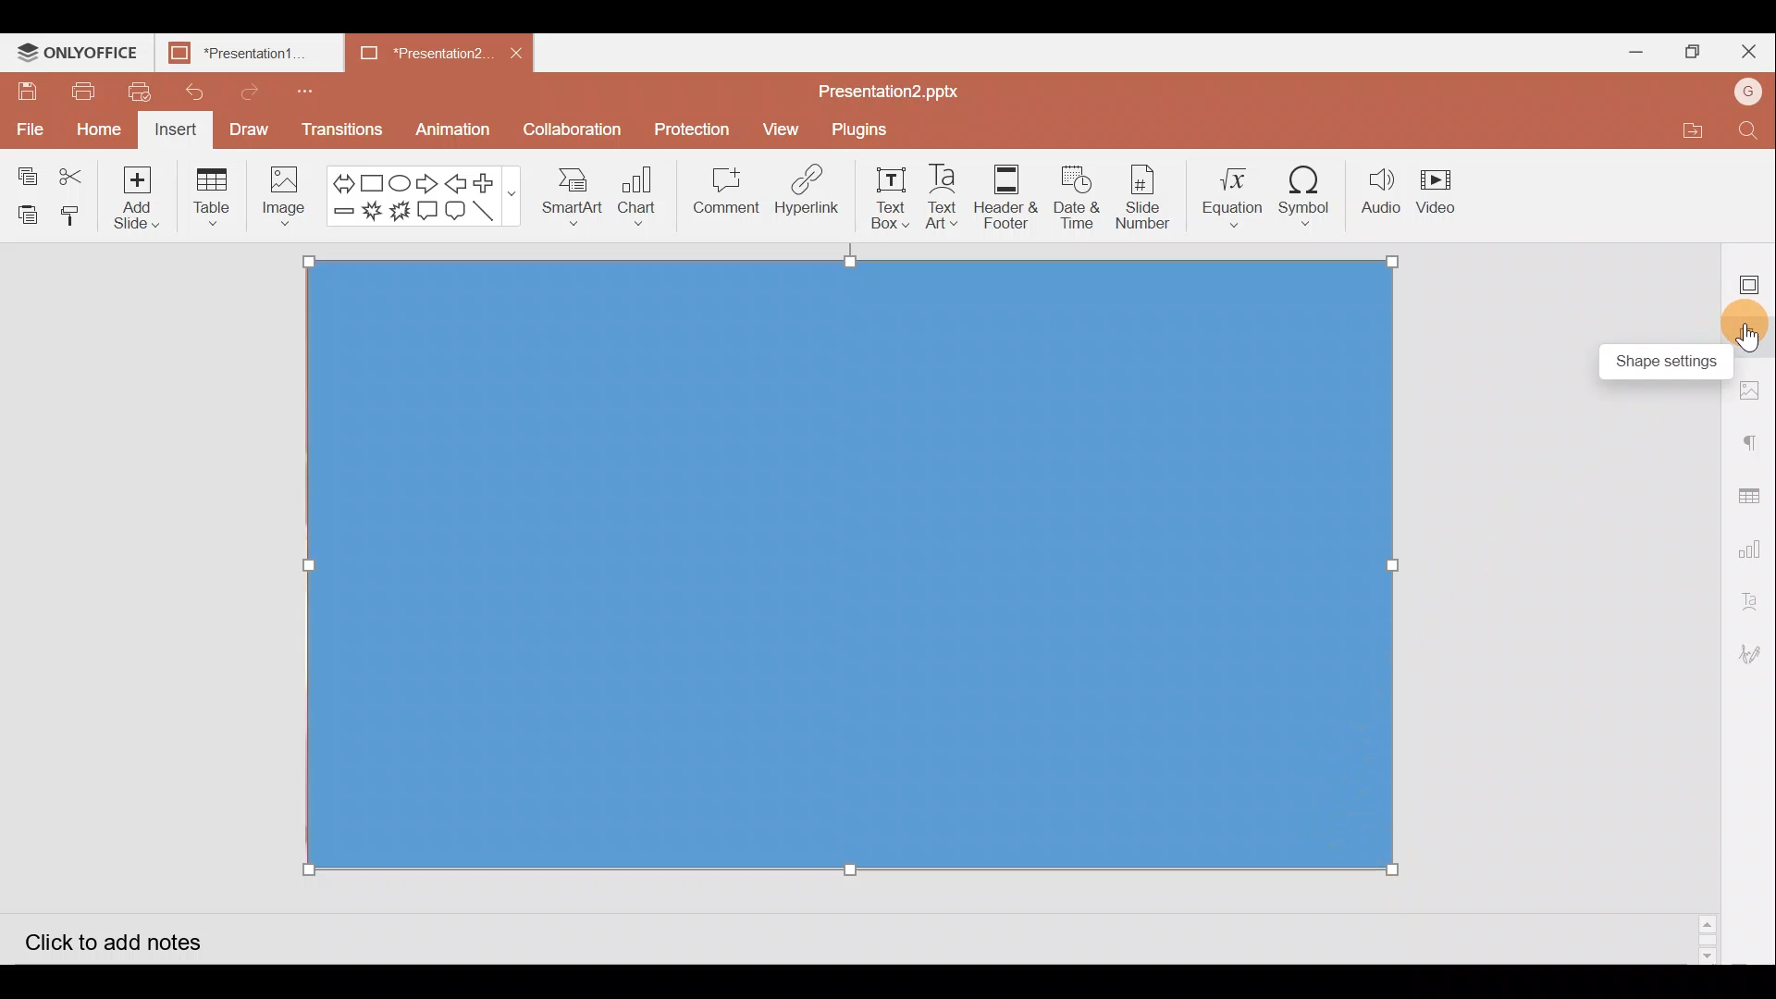 This screenshot has height=999, width=1776. Describe the element at coordinates (253, 92) in the screenshot. I see `Redo` at that location.